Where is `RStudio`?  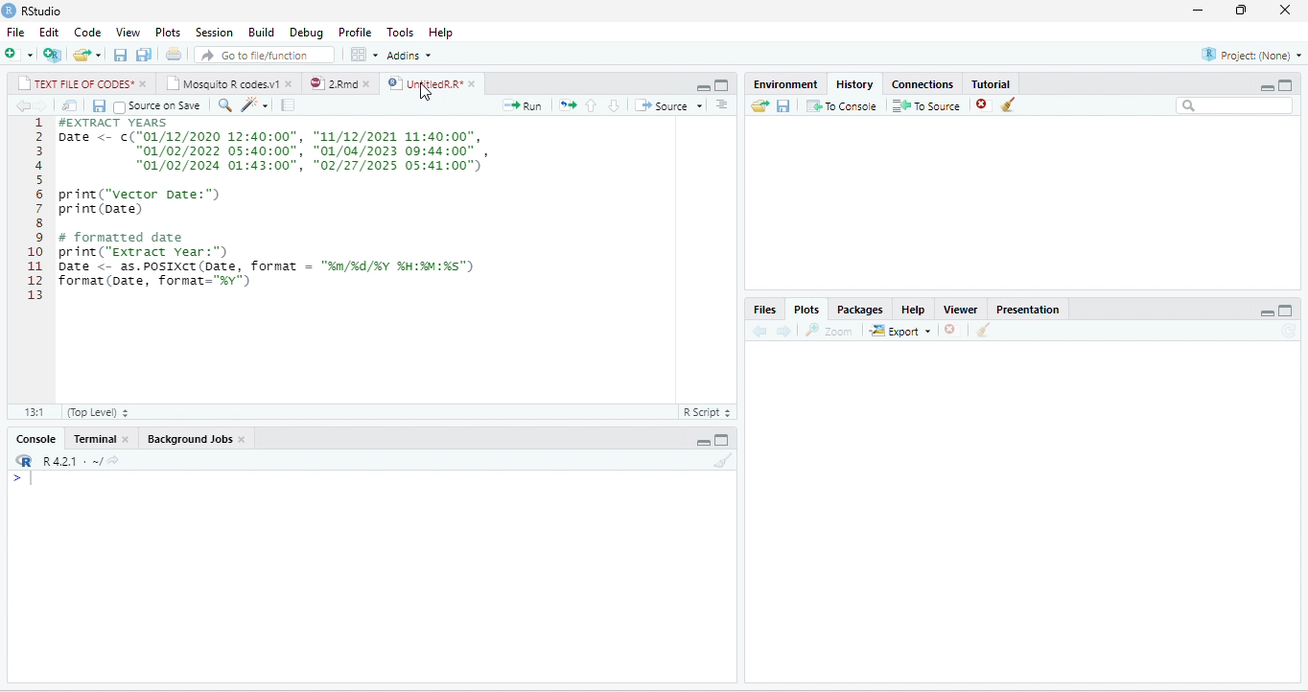
RStudio is located at coordinates (44, 12).